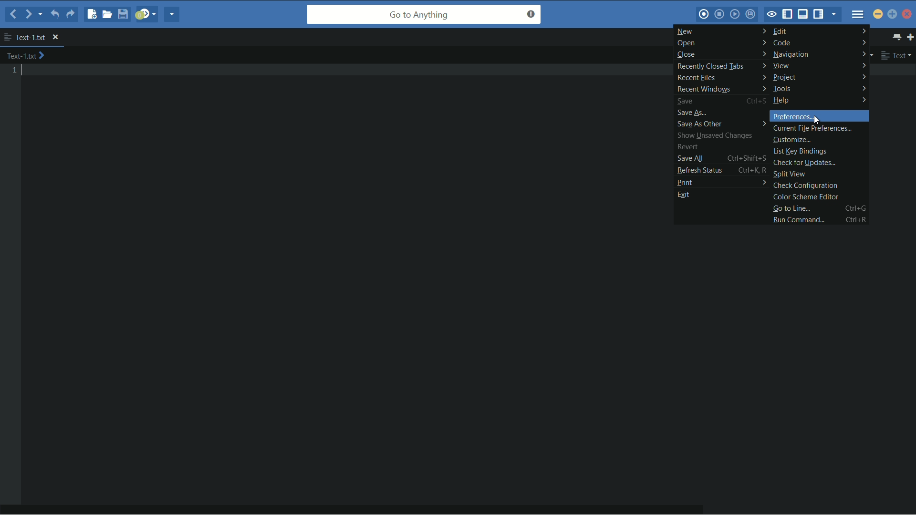 This screenshot has width=916, height=515. What do you see at coordinates (819, 89) in the screenshot?
I see `tools` at bounding box center [819, 89].